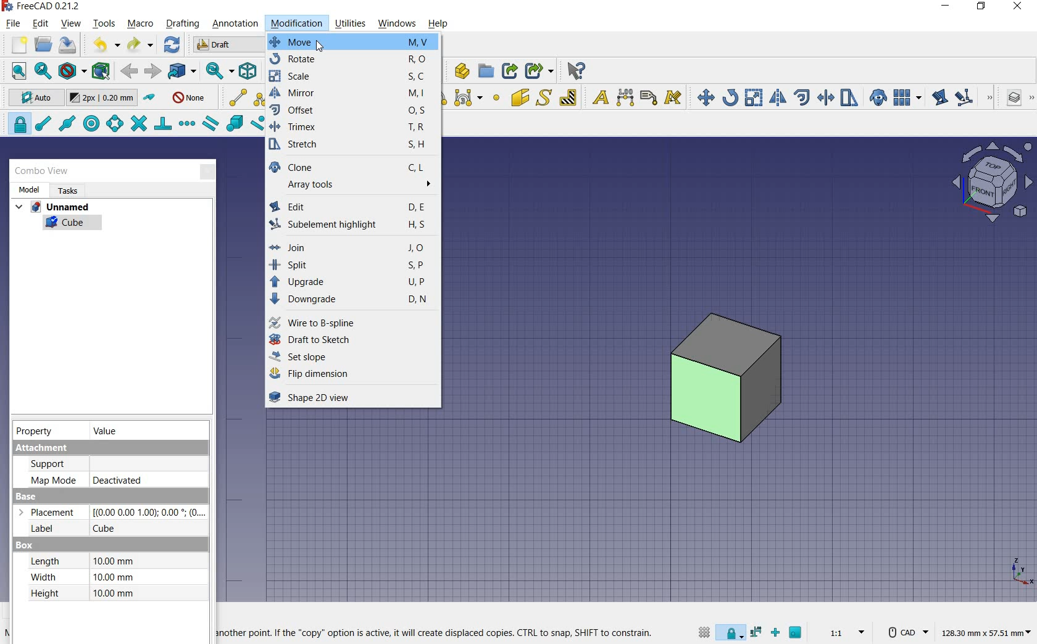 The height and width of the screenshot is (644, 1037). Describe the element at coordinates (486, 72) in the screenshot. I see `create group` at that location.